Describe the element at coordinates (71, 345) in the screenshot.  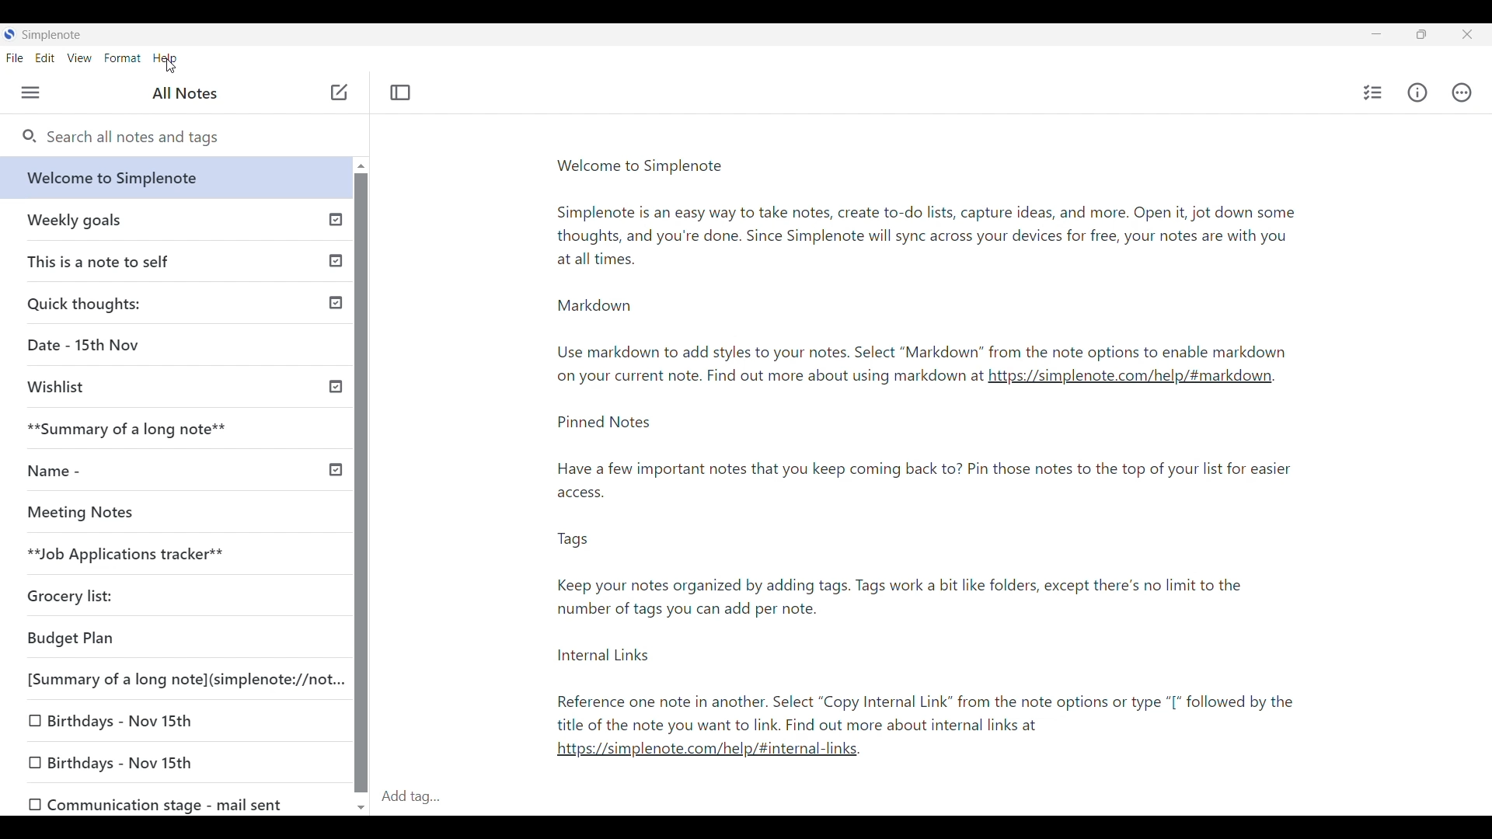
I see `Date - 15th Nov` at that location.